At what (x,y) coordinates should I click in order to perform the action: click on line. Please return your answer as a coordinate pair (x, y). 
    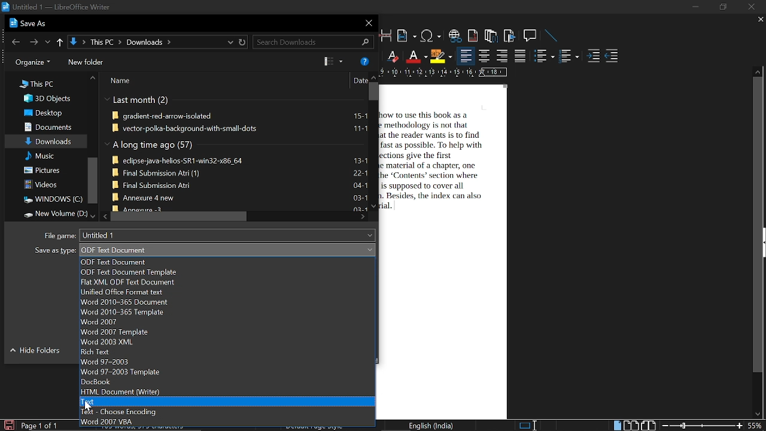
    Looking at the image, I should click on (552, 36).